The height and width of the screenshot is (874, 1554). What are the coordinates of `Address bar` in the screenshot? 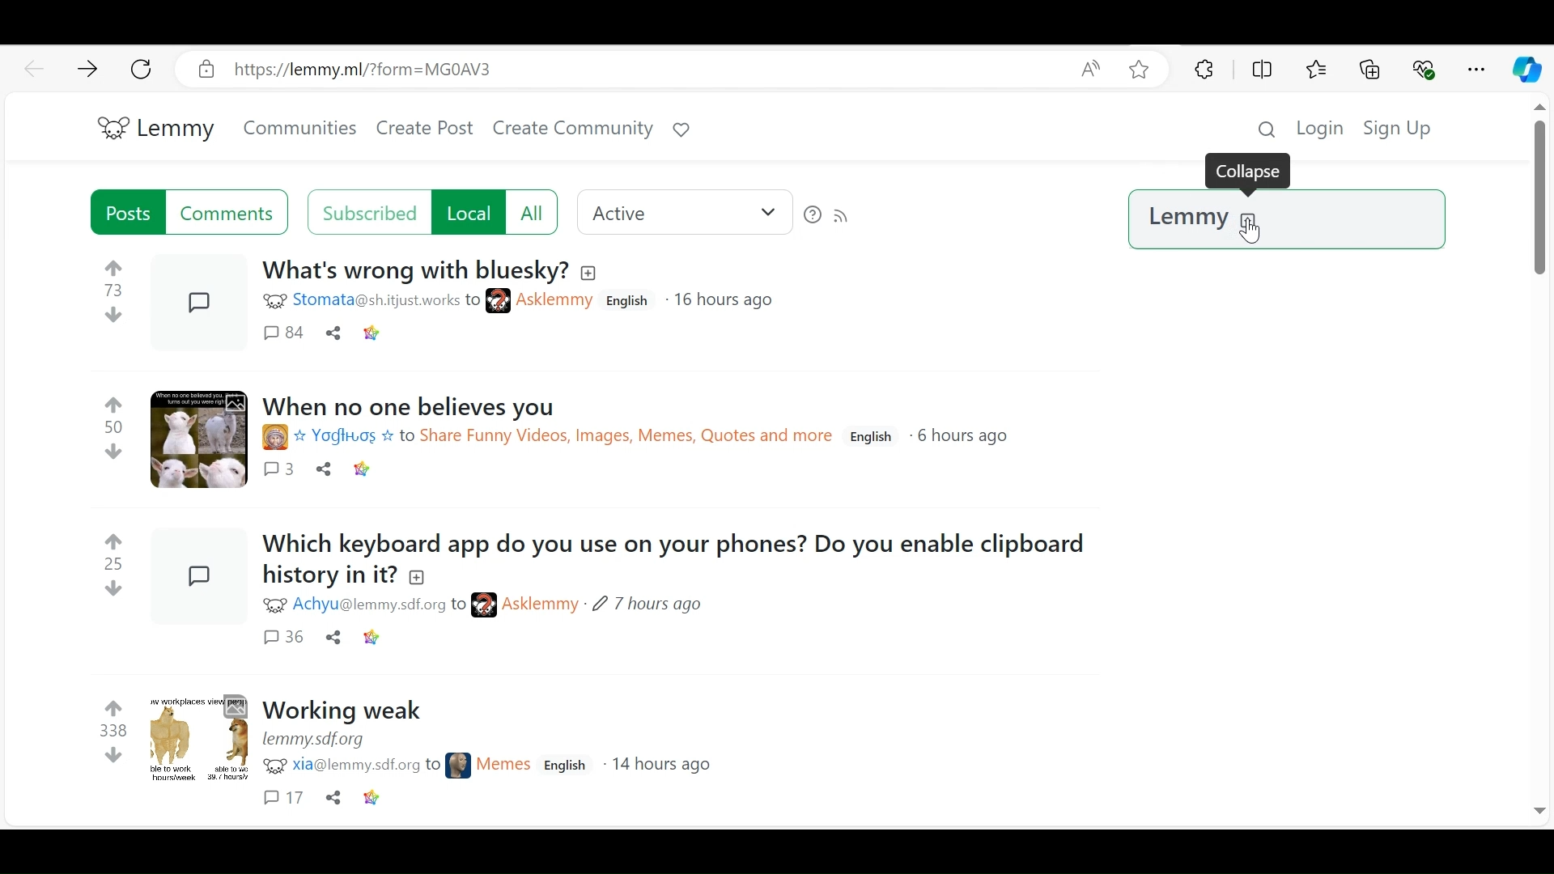 It's located at (647, 69).